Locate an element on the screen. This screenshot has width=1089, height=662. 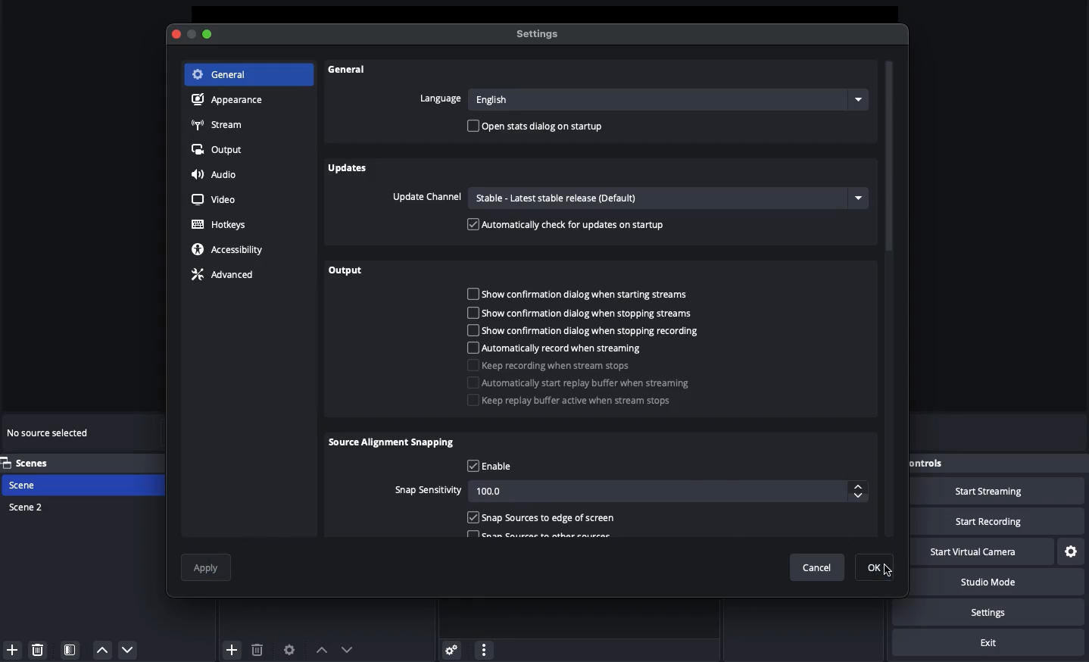
Down is located at coordinates (348, 648).